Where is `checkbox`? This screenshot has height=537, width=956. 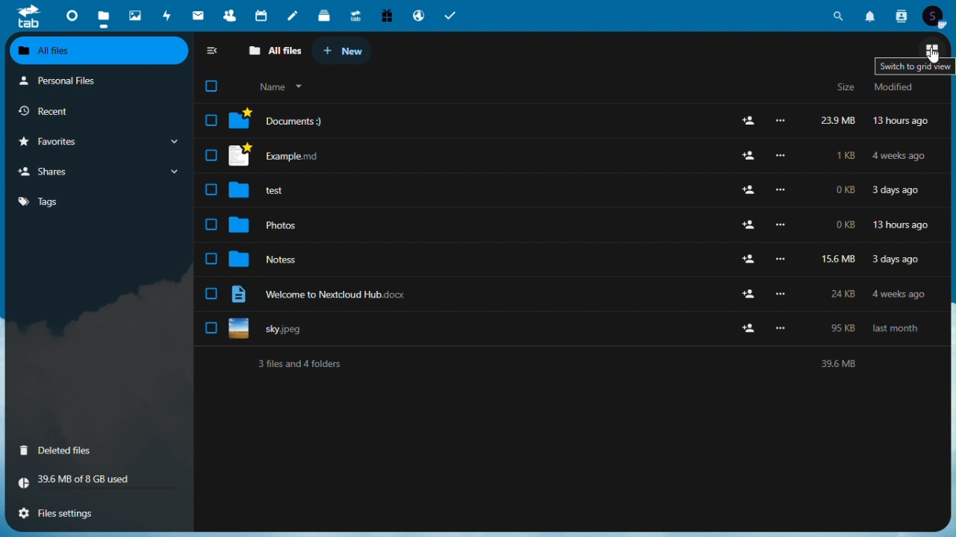 checkbox is located at coordinates (209, 155).